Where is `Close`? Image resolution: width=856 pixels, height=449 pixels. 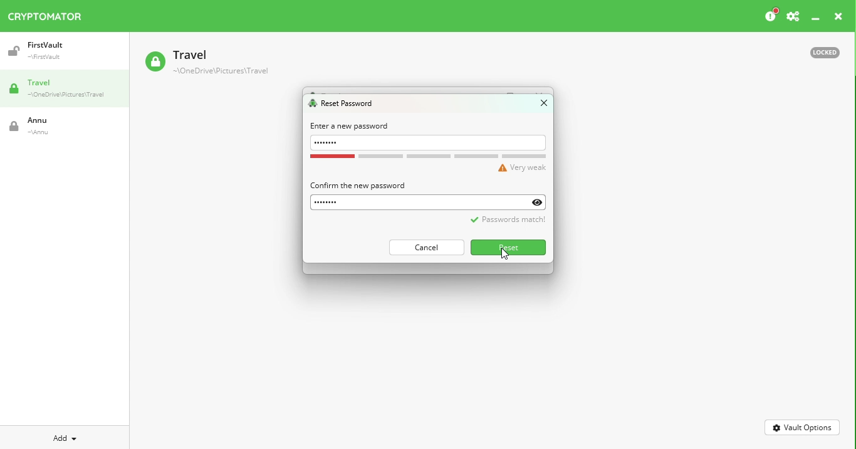
Close is located at coordinates (538, 105).